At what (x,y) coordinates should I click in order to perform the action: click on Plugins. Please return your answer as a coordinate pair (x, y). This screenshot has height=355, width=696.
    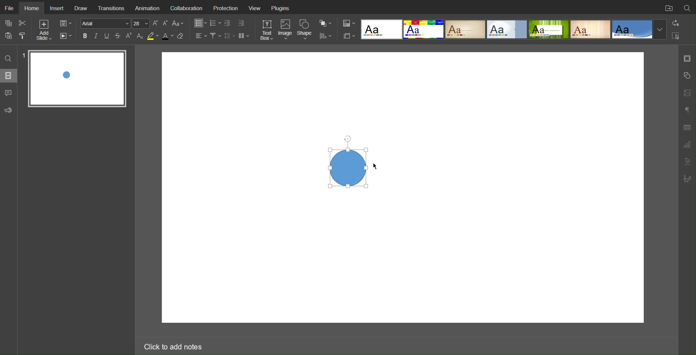
    Looking at the image, I should click on (283, 8).